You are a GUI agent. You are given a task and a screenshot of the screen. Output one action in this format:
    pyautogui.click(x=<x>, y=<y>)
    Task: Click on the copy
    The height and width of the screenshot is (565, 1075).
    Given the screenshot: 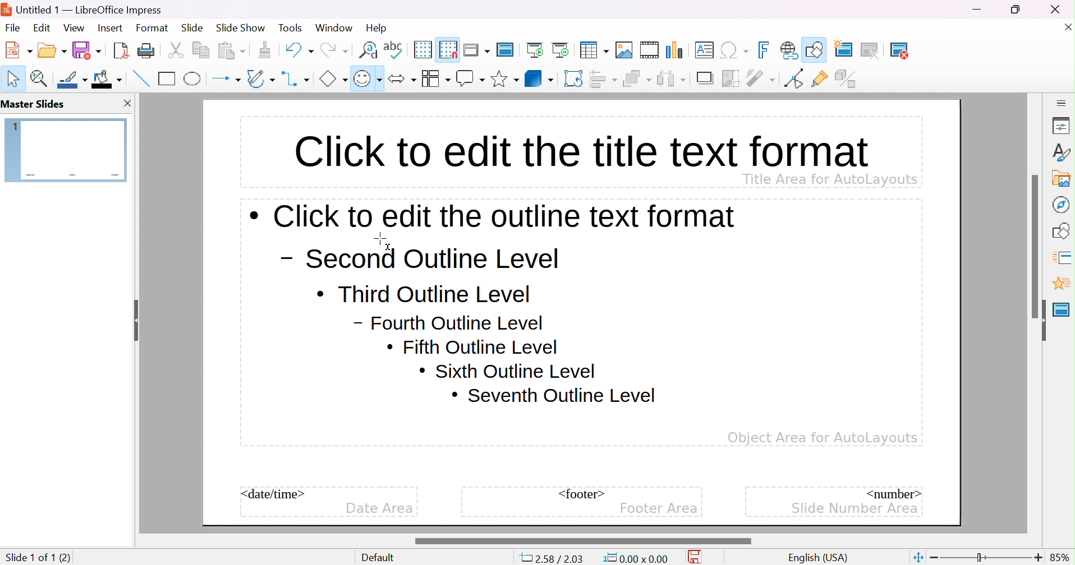 What is the action you would take?
    pyautogui.click(x=201, y=48)
    